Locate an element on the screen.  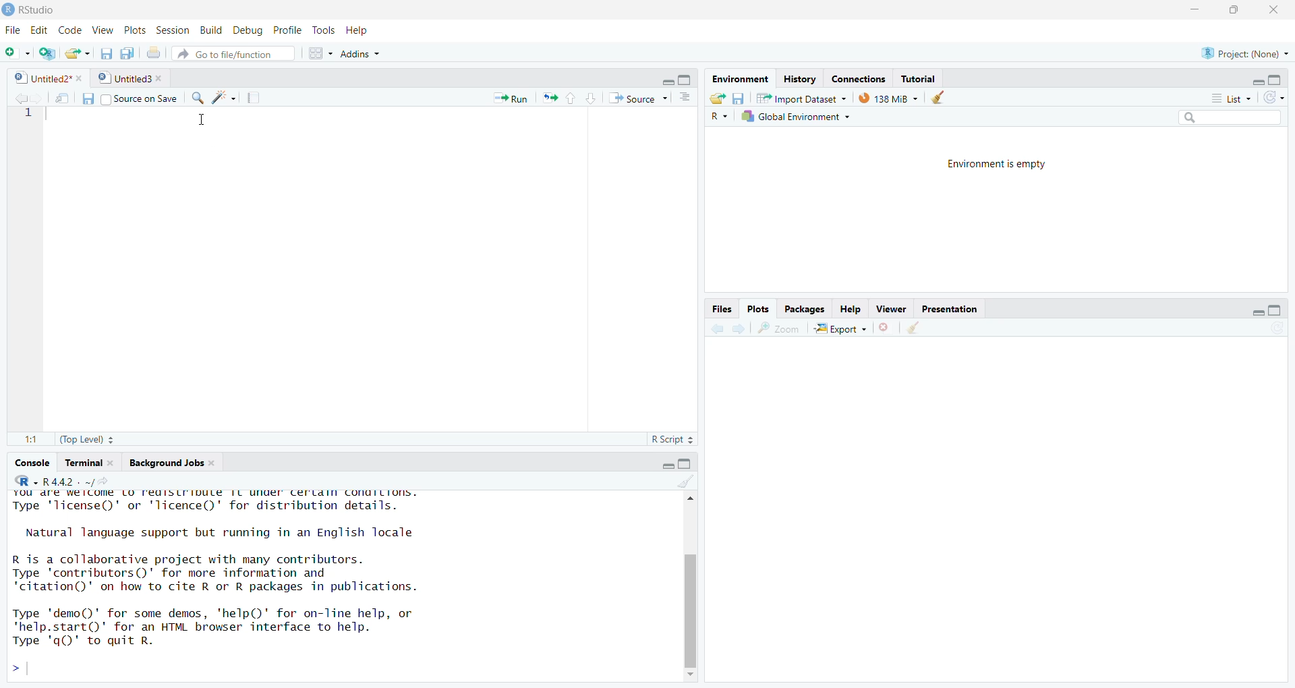
# Global Environment + is located at coordinates (795, 115).